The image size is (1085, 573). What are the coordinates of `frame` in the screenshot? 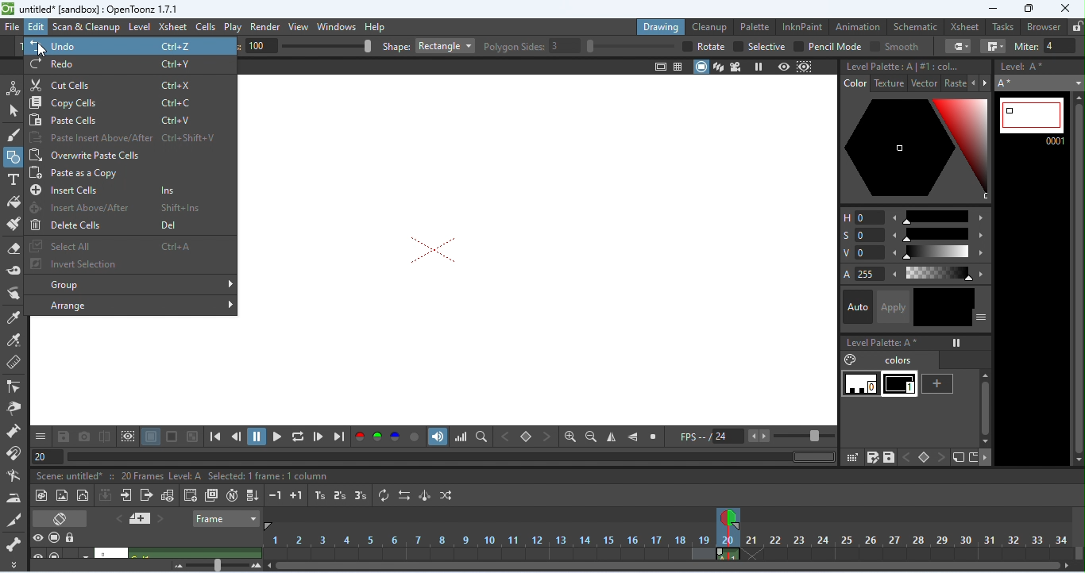 It's located at (224, 520).